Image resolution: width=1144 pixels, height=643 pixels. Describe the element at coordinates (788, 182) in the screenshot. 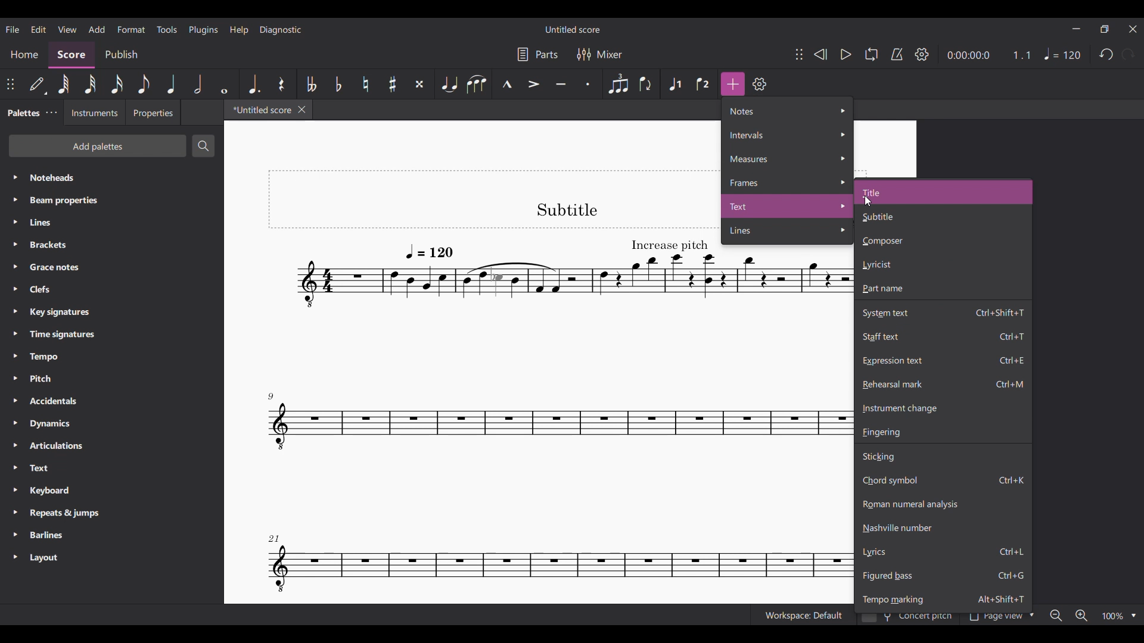

I see `Frame options` at that location.